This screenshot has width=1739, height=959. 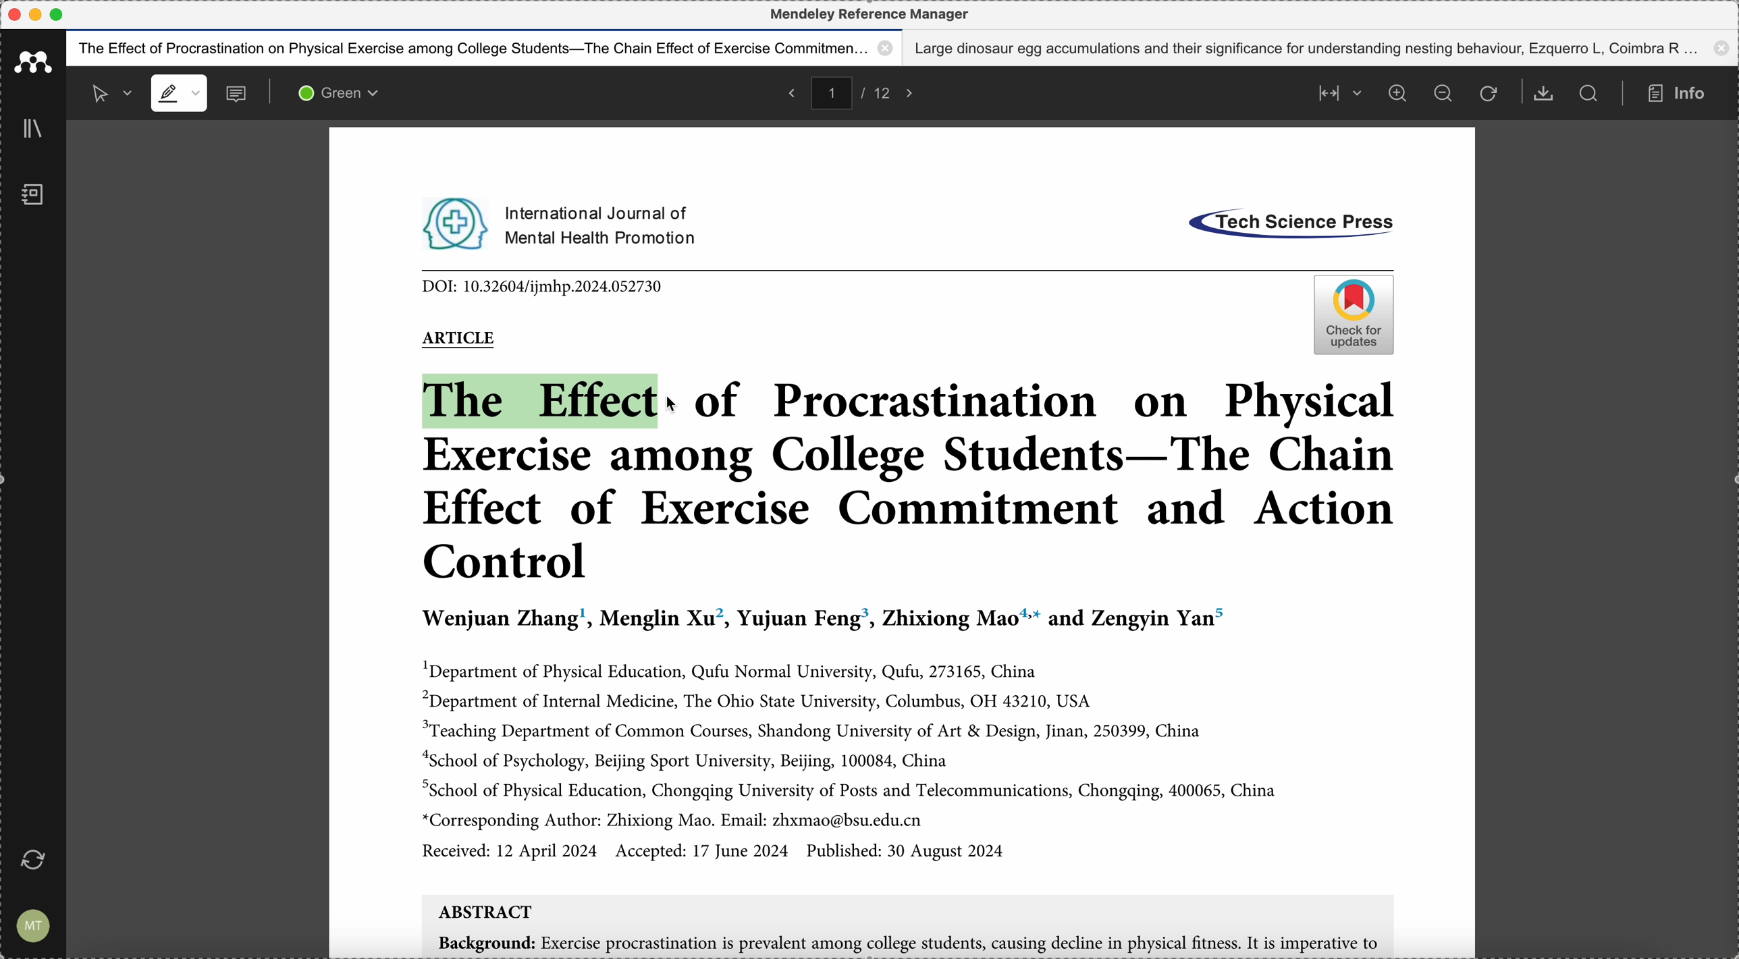 I want to click on selected mode, so click(x=105, y=92).